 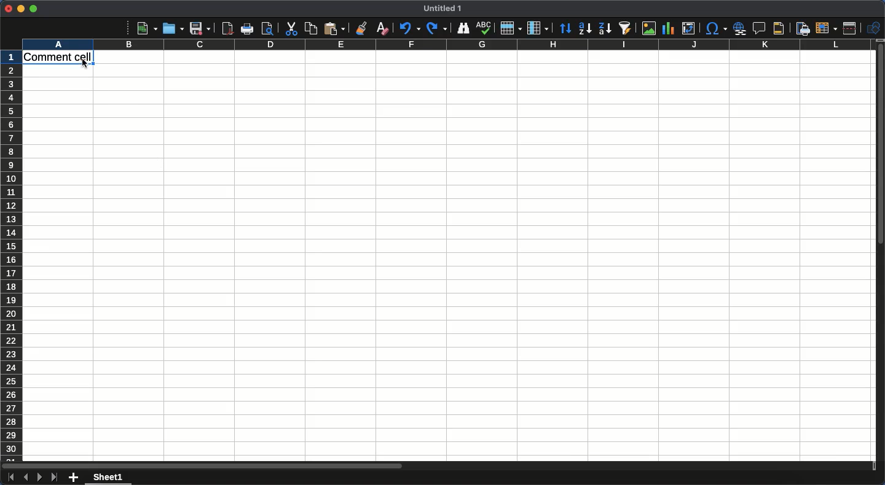 What do you see at coordinates (361, 27) in the screenshot?
I see `Clone formatting` at bounding box center [361, 27].